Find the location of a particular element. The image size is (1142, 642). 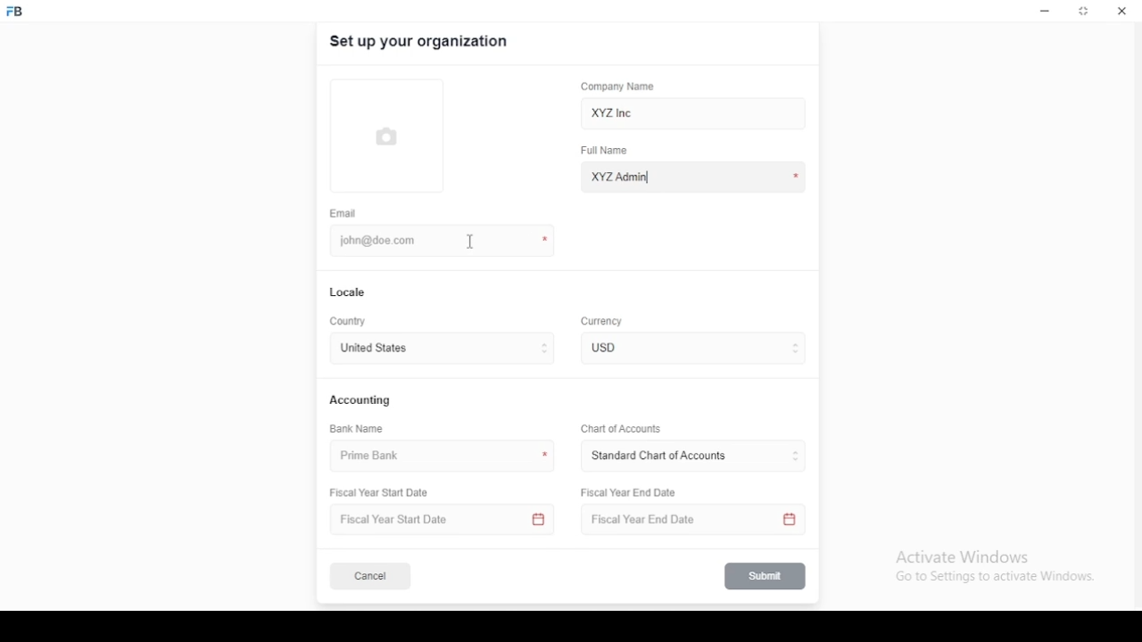

Fiscal Year Start Date is located at coordinates (385, 493).